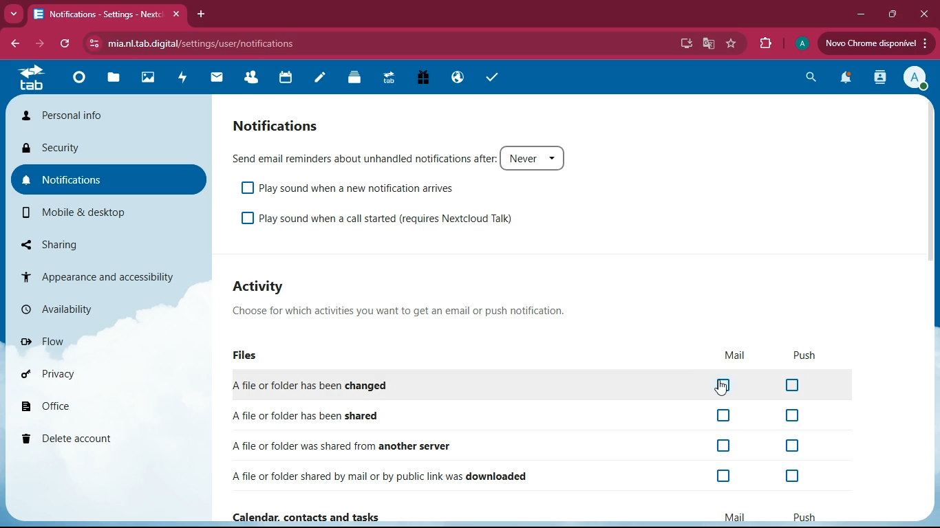 This screenshot has width=940, height=528. I want to click on password, so click(666, 45).